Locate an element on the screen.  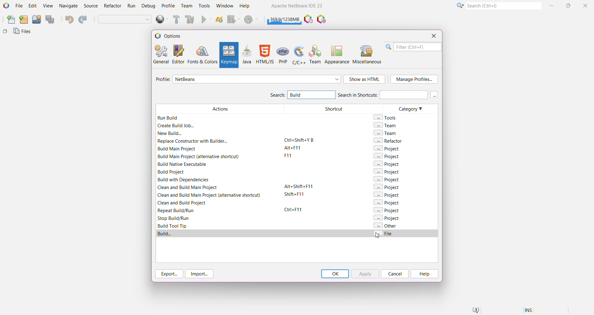
Close is located at coordinates (586, 5).